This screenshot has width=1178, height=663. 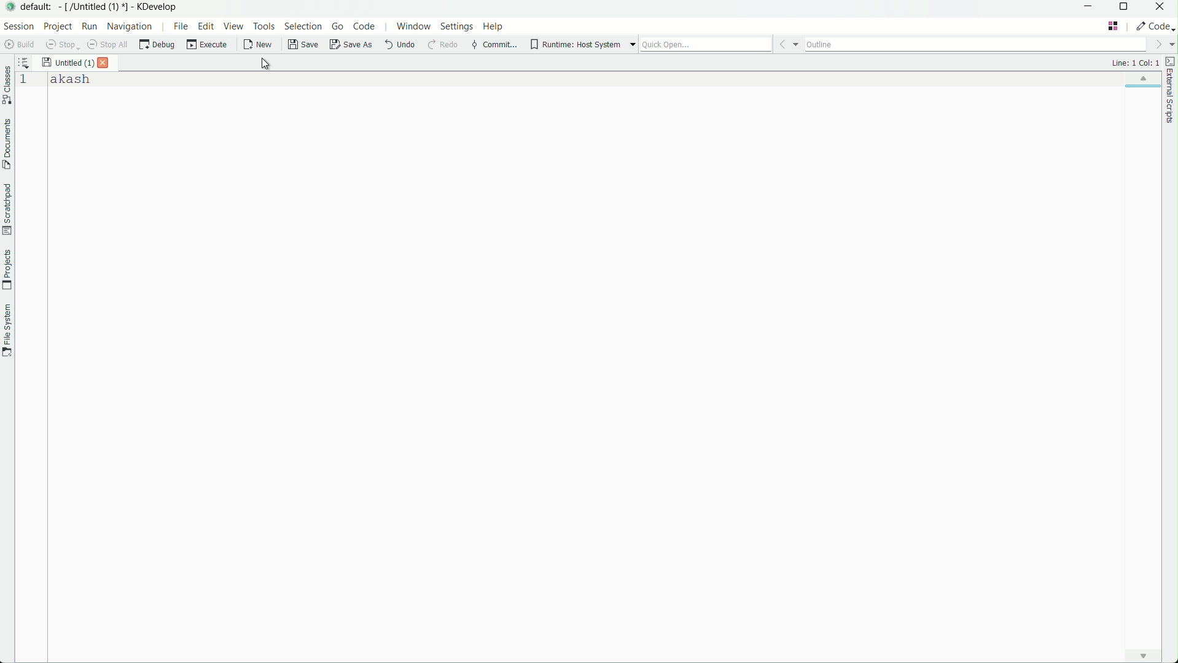 I want to click on save, so click(x=301, y=45).